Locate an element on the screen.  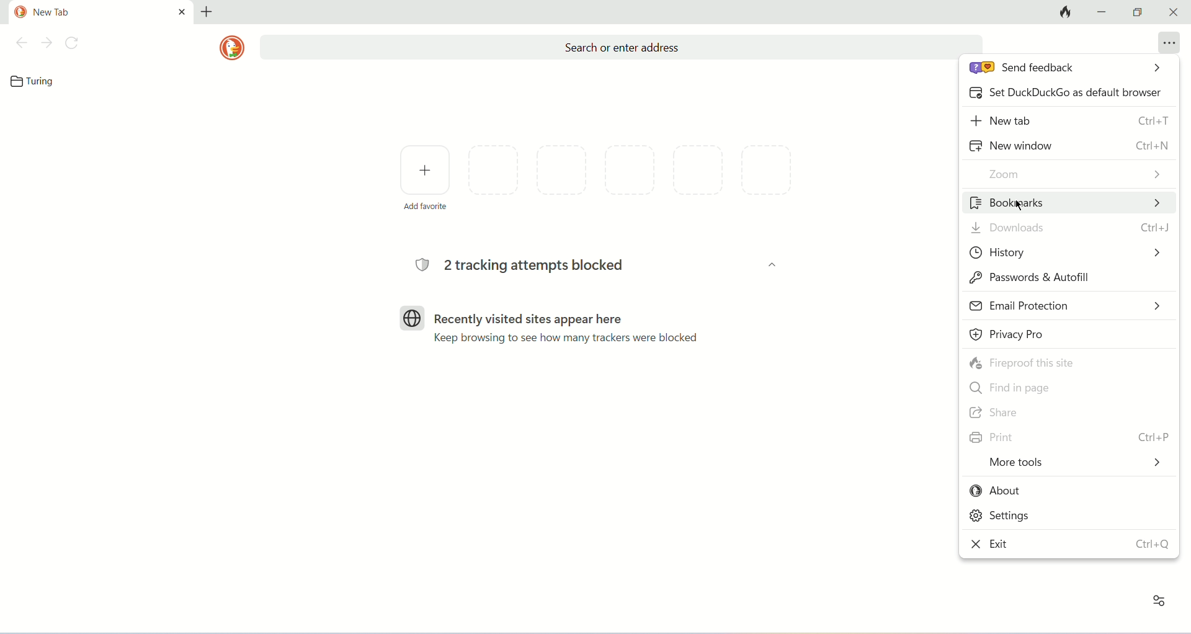
cursor is located at coordinates (1019, 206).